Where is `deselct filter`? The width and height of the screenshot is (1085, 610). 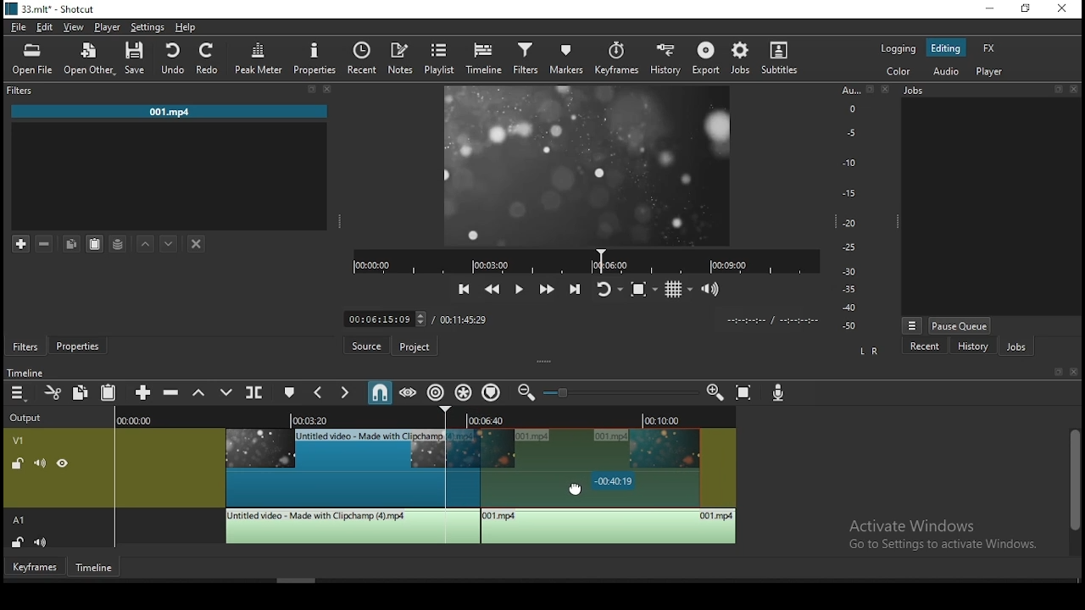
deselct filter is located at coordinates (197, 243).